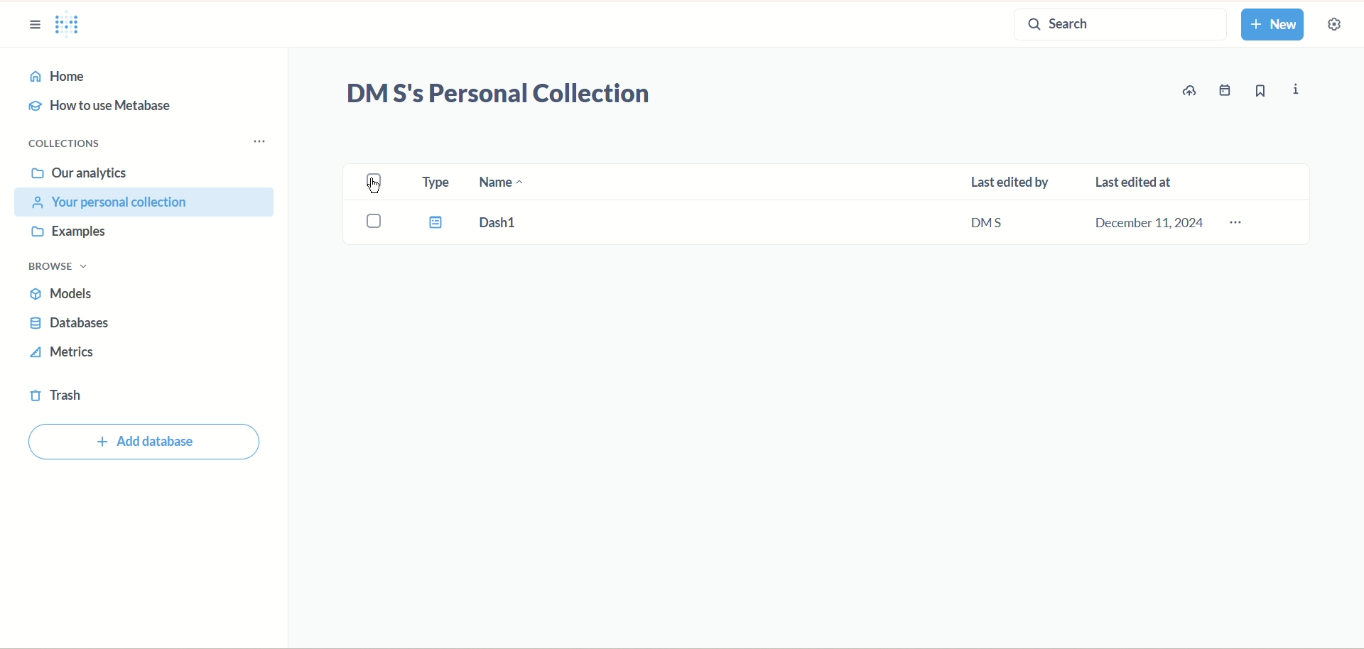 The image size is (1364, 649). I want to click on name, so click(502, 181).